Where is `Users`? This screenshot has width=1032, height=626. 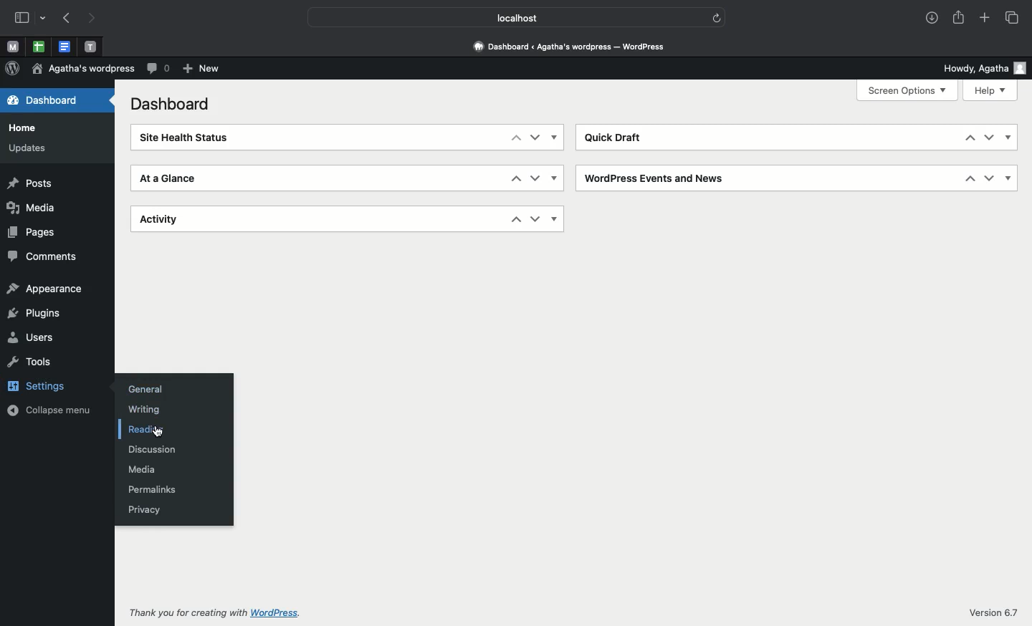
Users is located at coordinates (33, 339).